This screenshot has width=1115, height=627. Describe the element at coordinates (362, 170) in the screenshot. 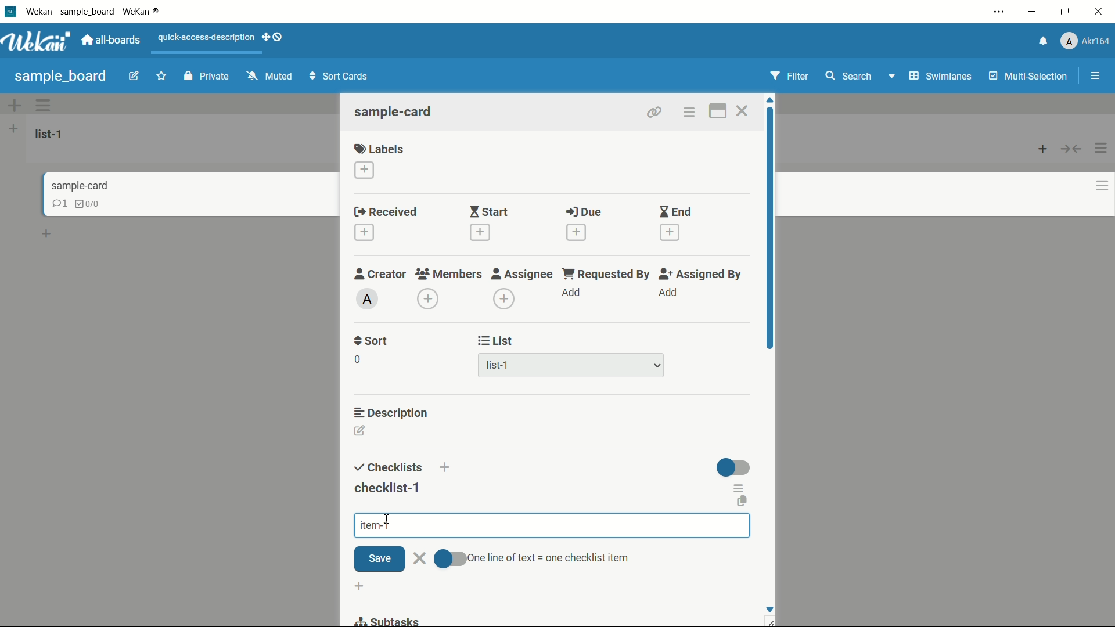

I see `add label` at that location.